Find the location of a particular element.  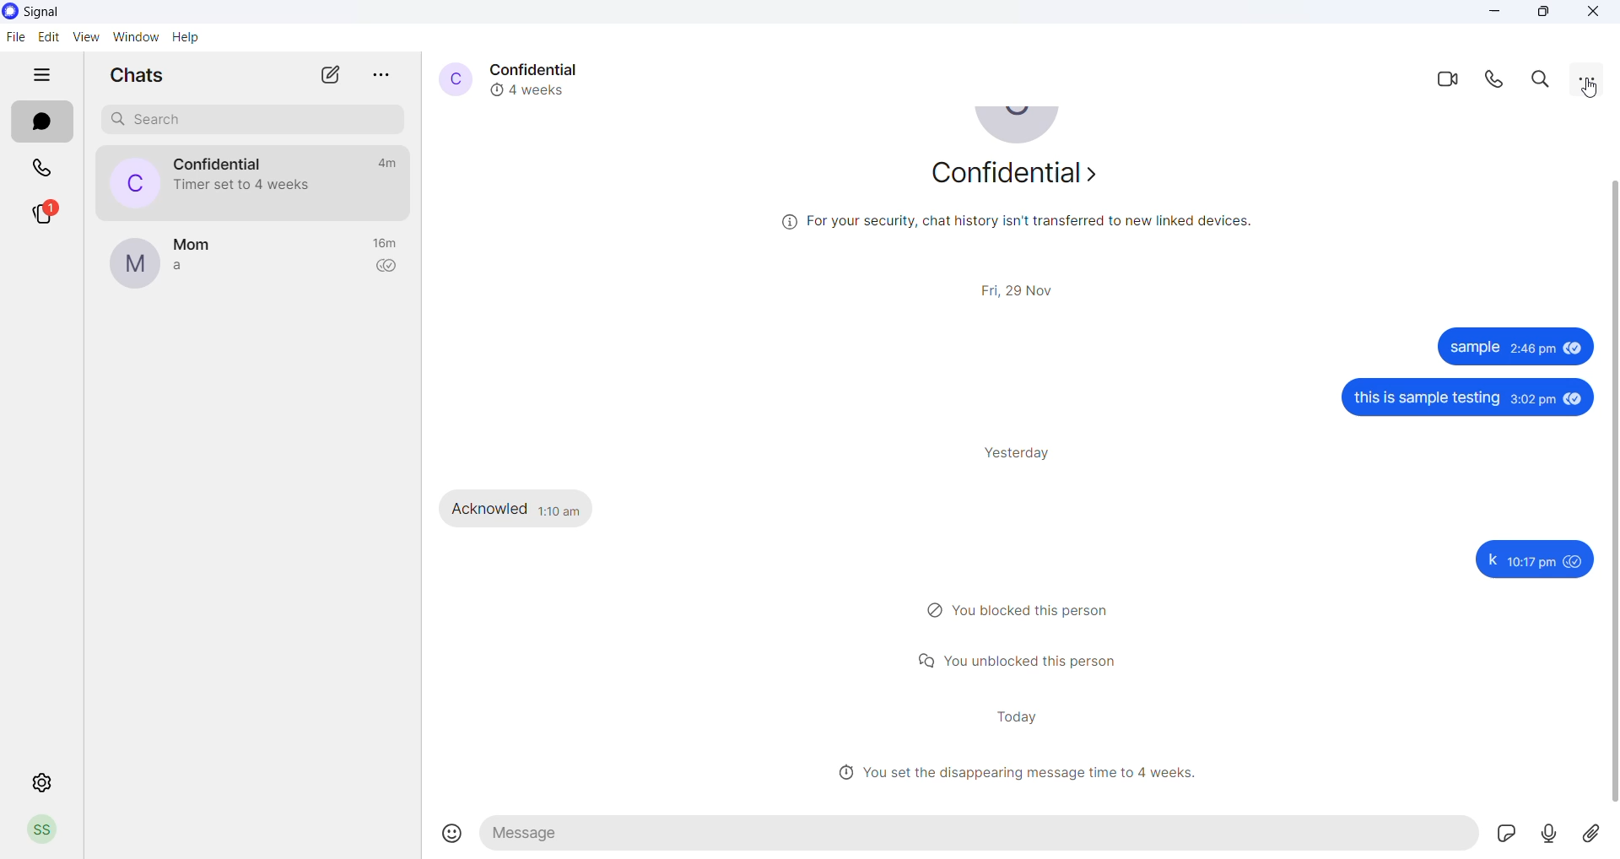

profile picture is located at coordinates (132, 264).